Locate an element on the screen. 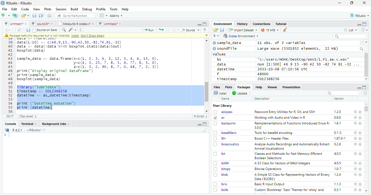 The image size is (371, 195). List is located at coordinates (351, 30).